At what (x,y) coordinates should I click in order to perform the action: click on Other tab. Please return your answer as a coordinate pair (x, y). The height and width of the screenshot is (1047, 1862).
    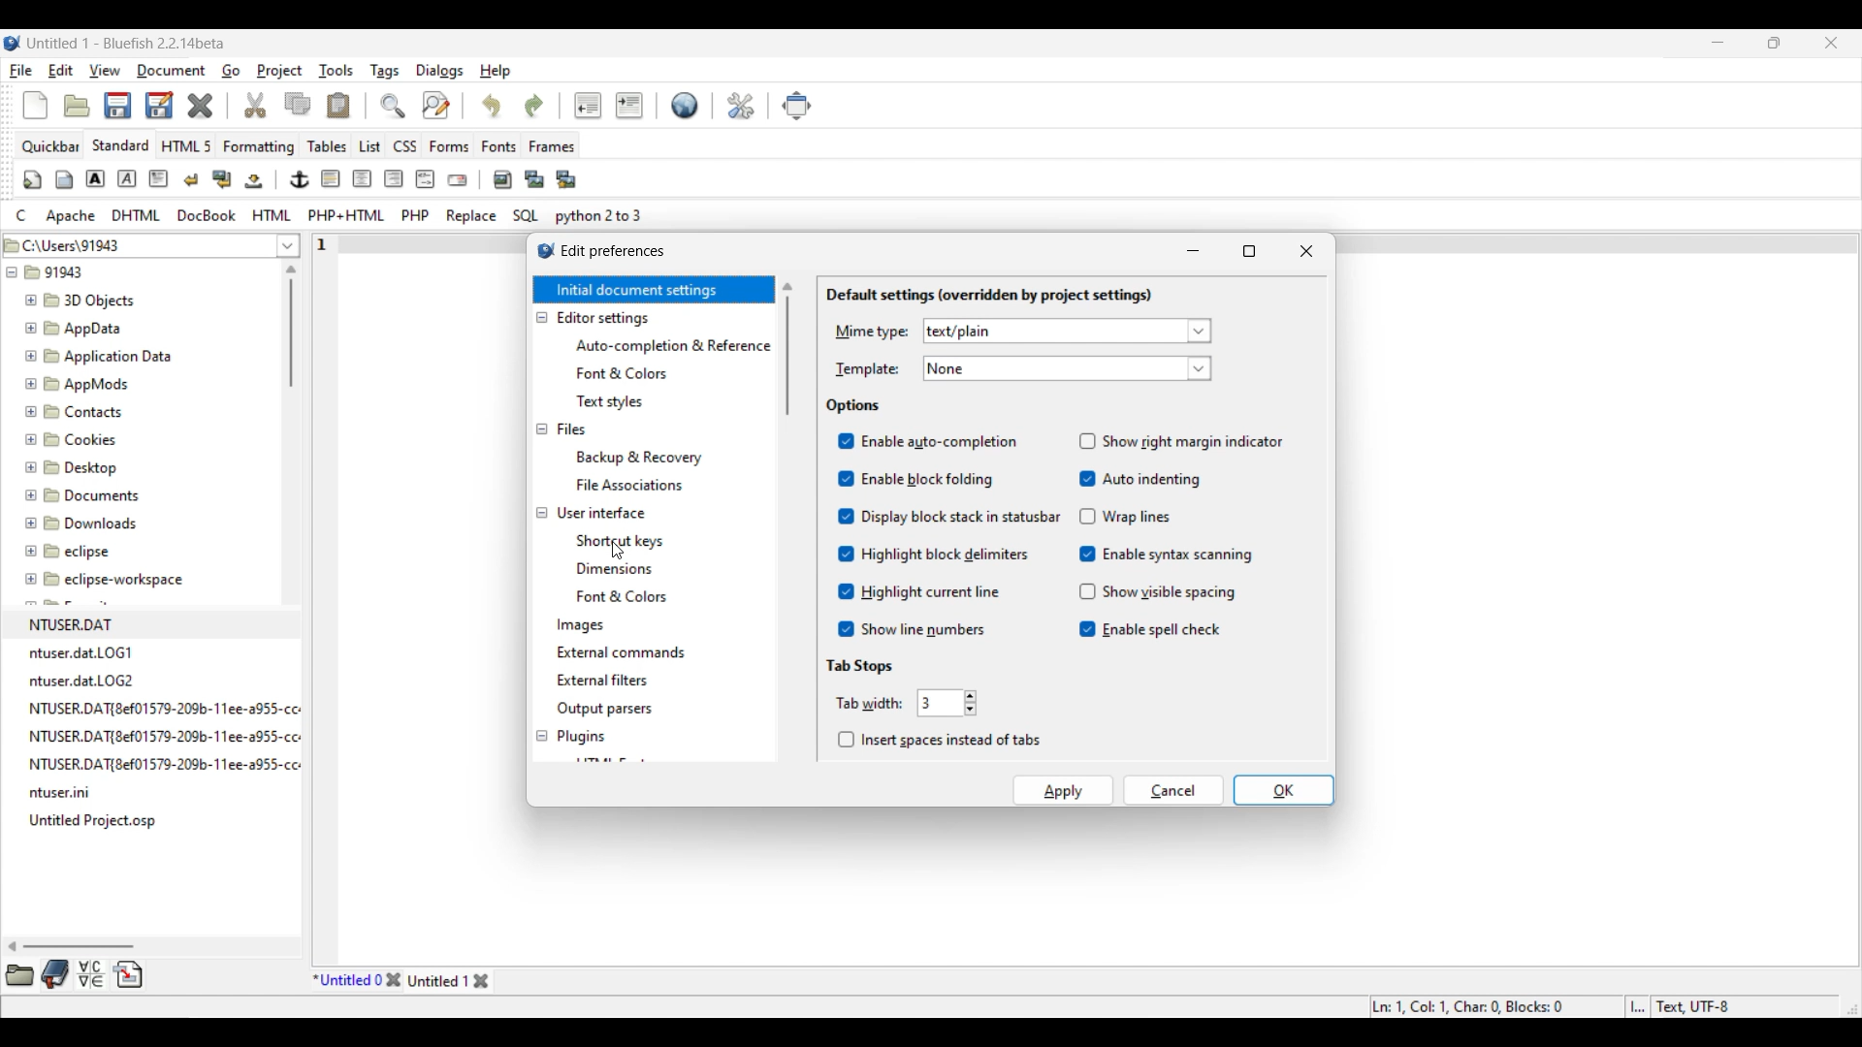
    Looking at the image, I should click on (450, 980).